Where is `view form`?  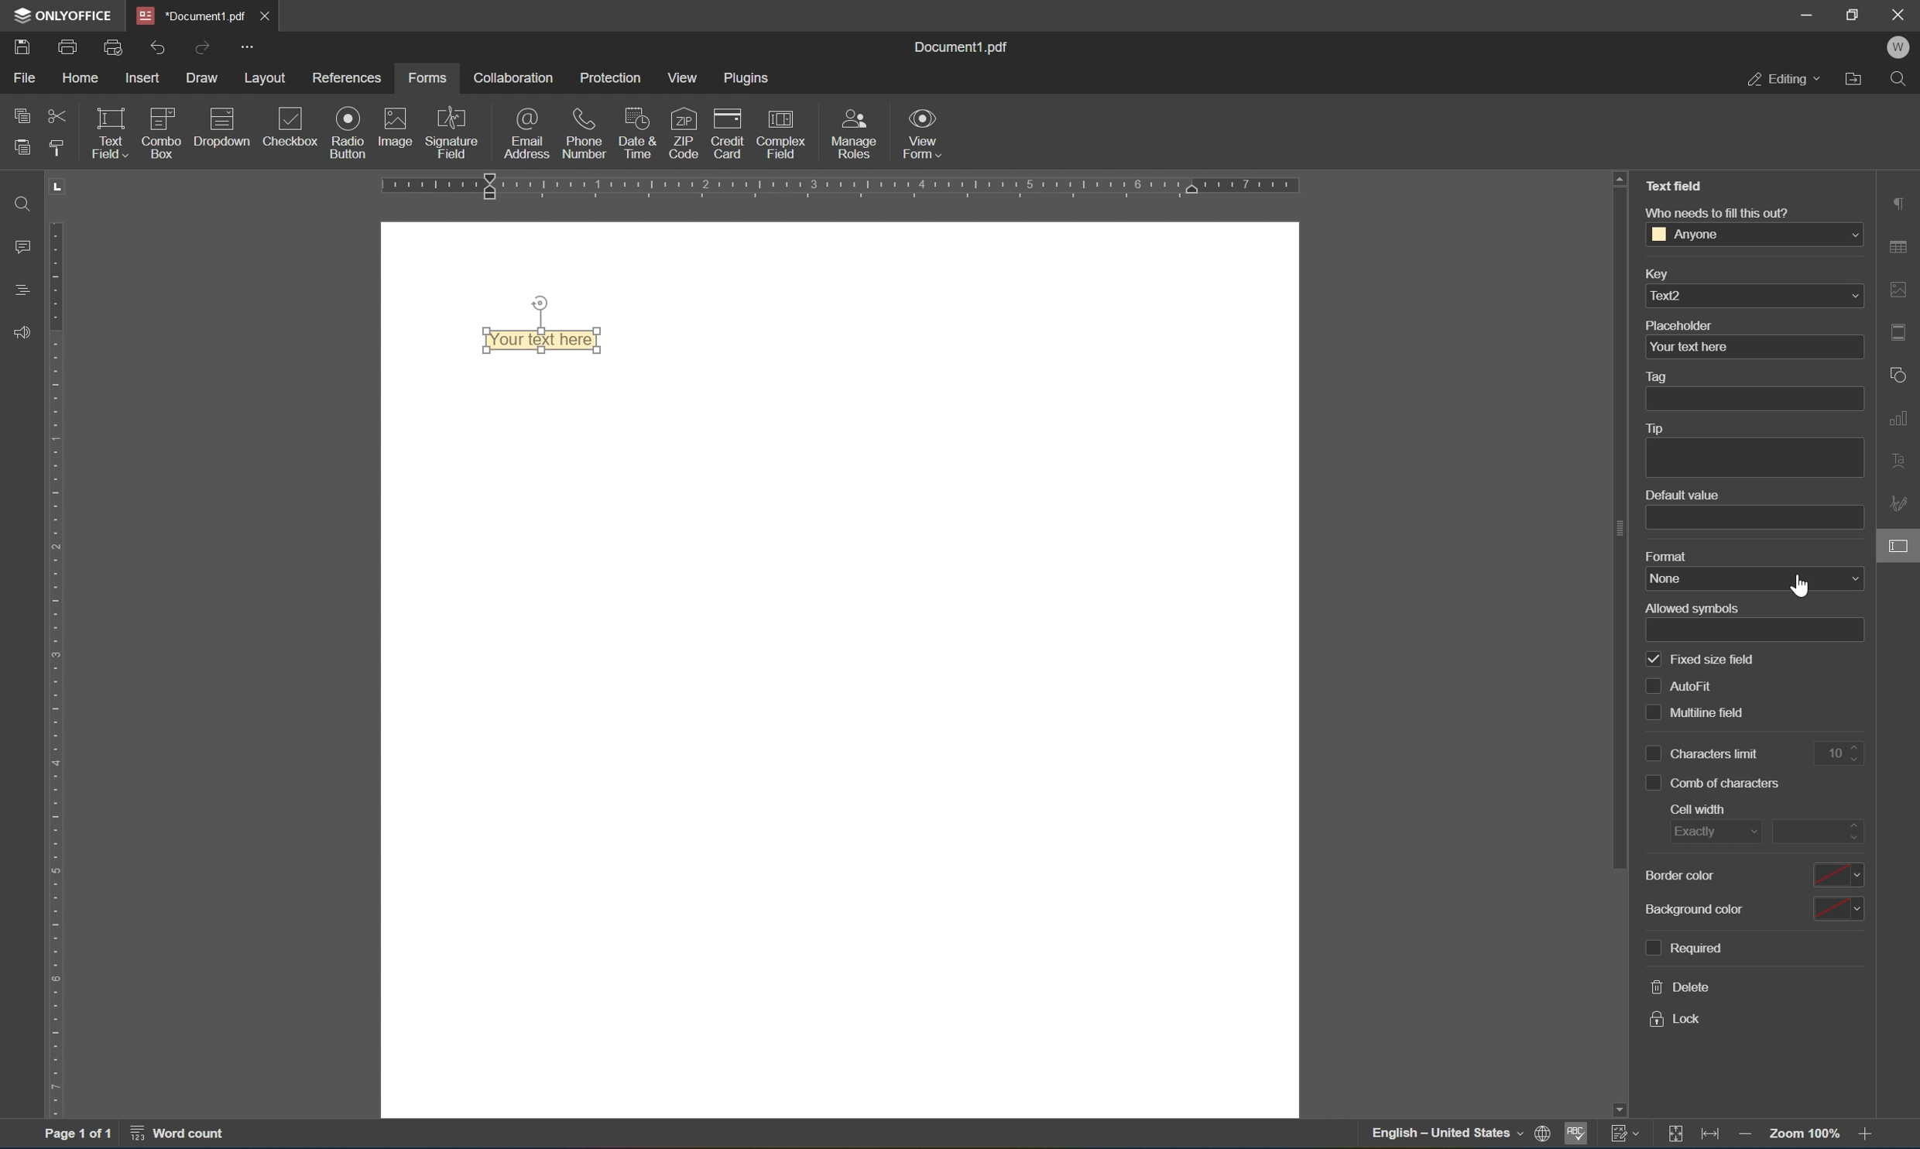
view form is located at coordinates (925, 133).